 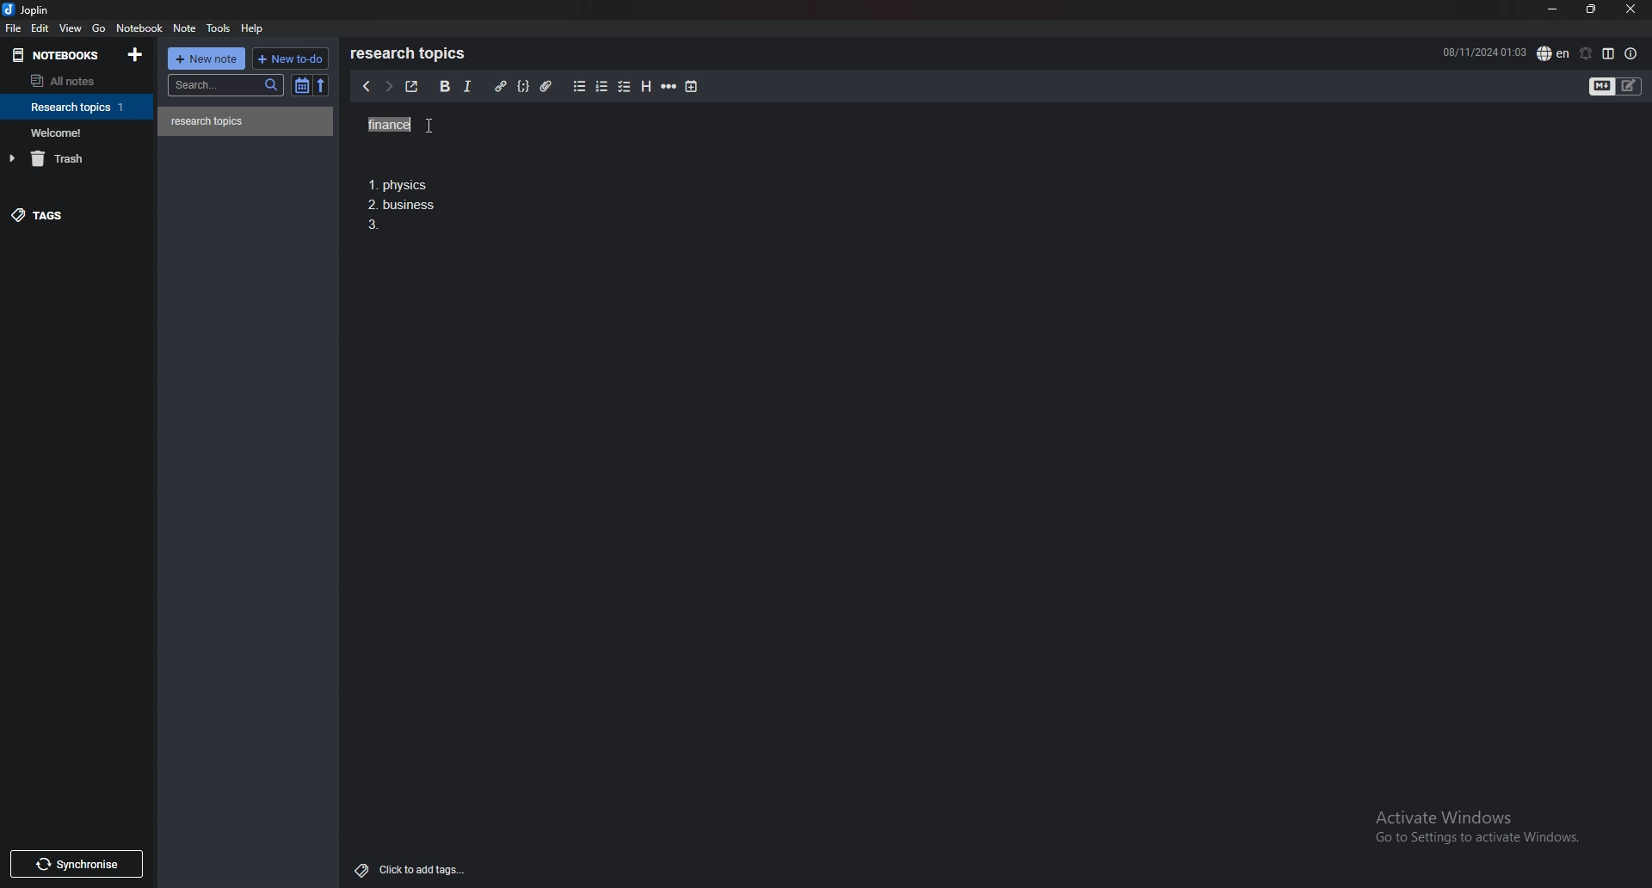 What do you see at coordinates (692, 86) in the screenshot?
I see `add time` at bounding box center [692, 86].